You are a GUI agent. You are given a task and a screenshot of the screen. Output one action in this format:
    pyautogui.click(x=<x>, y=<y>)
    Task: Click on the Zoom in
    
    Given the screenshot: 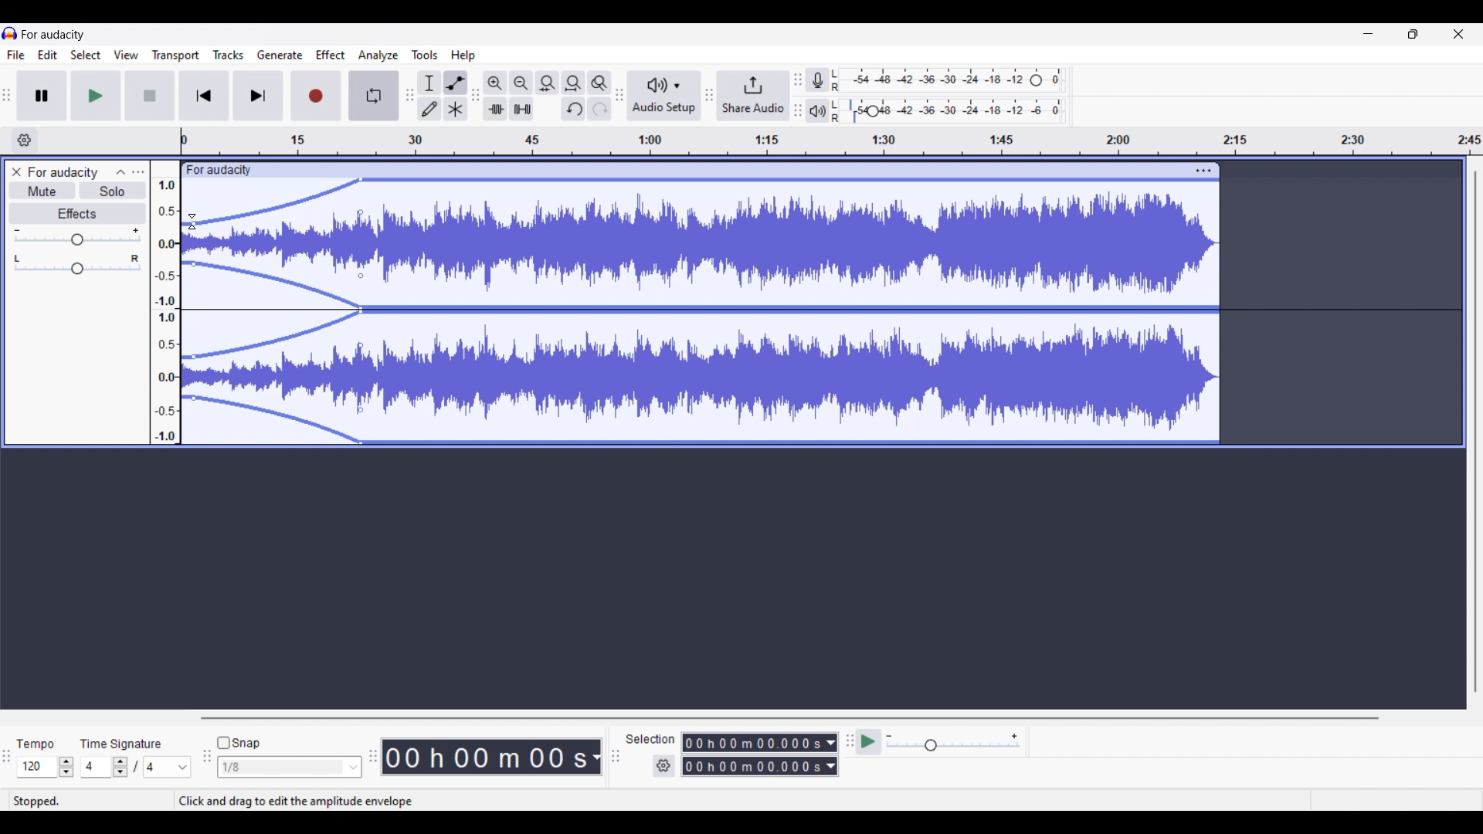 What is the action you would take?
    pyautogui.click(x=495, y=83)
    